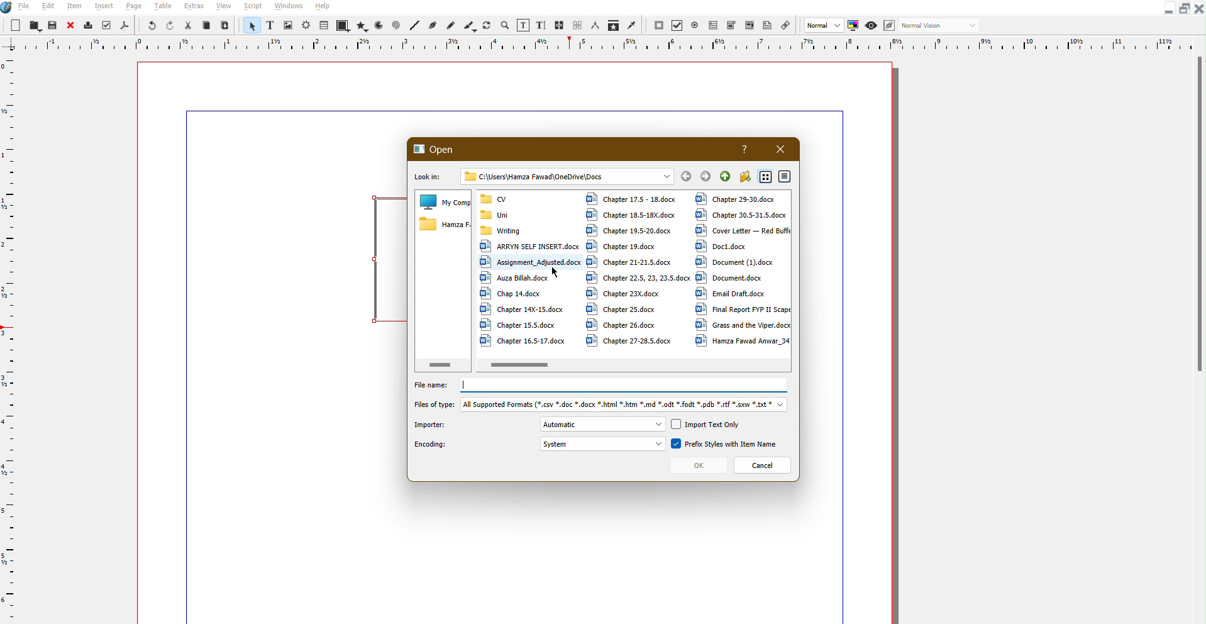 The height and width of the screenshot is (624, 1206). What do you see at coordinates (434, 150) in the screenshot?
I see `Open` at bounding box center [434, 150].